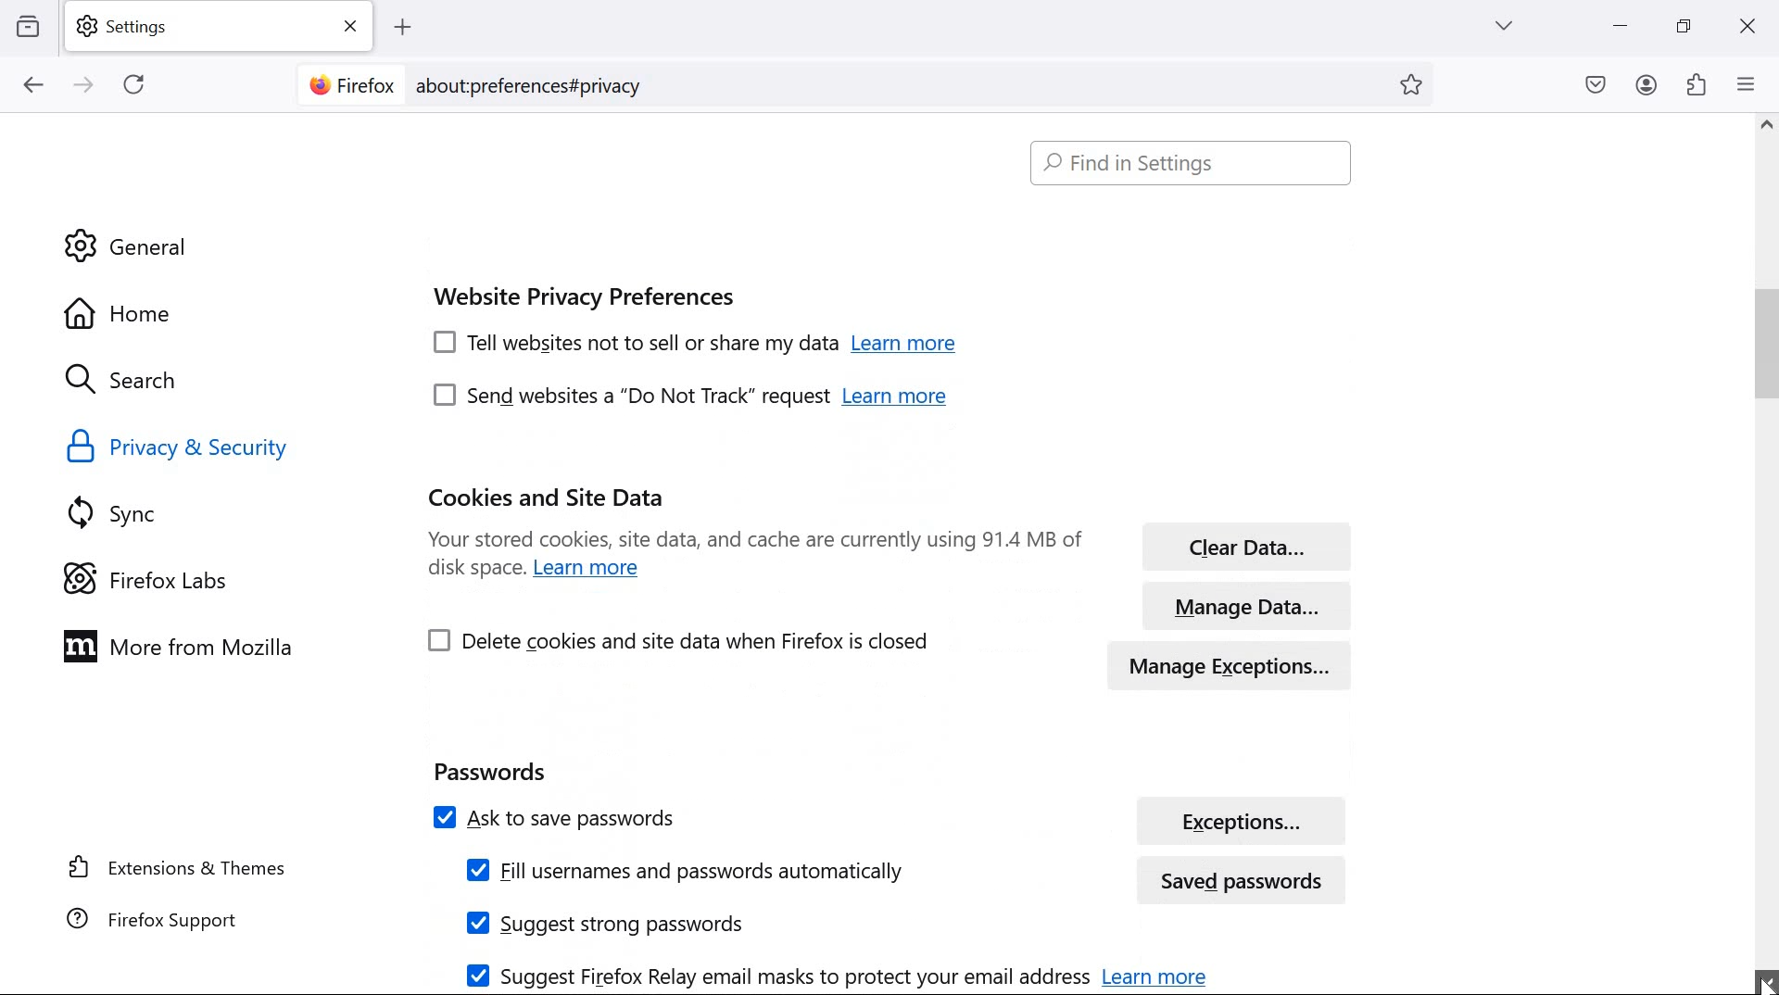  I want to click on go forward one page, so click(86, 86).